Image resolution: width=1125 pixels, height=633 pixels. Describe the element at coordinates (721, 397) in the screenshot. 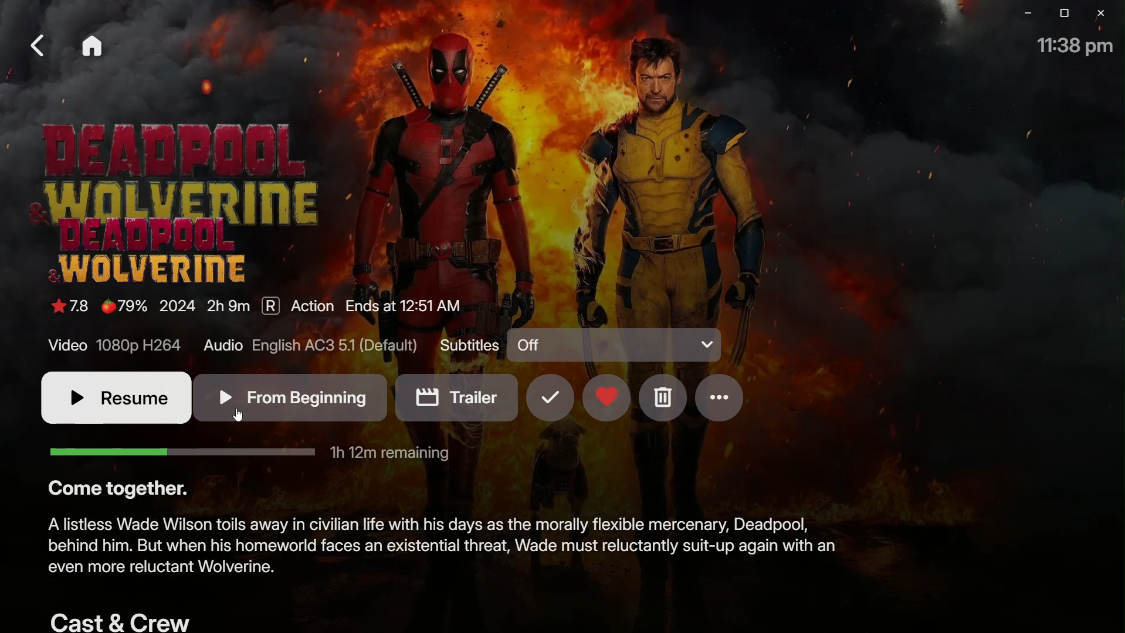

I see `More Options` at that location.